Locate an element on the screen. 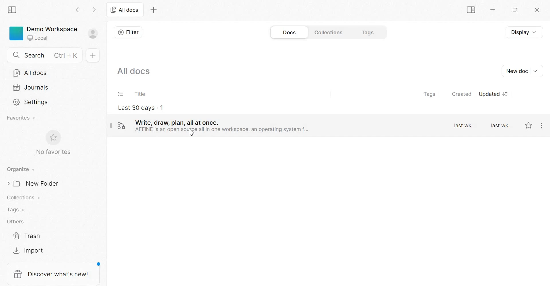  Sidebar Toggle is located at coordinates (471, 10).